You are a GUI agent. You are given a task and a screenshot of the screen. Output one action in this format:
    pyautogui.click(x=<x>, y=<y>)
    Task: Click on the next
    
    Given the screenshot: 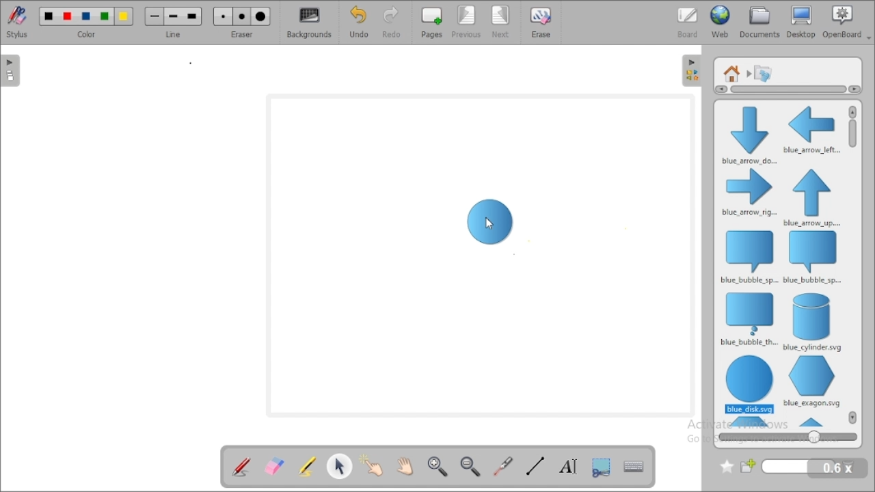 What is the action you would take?
    pyautogui.click(x=502, y=22)
    